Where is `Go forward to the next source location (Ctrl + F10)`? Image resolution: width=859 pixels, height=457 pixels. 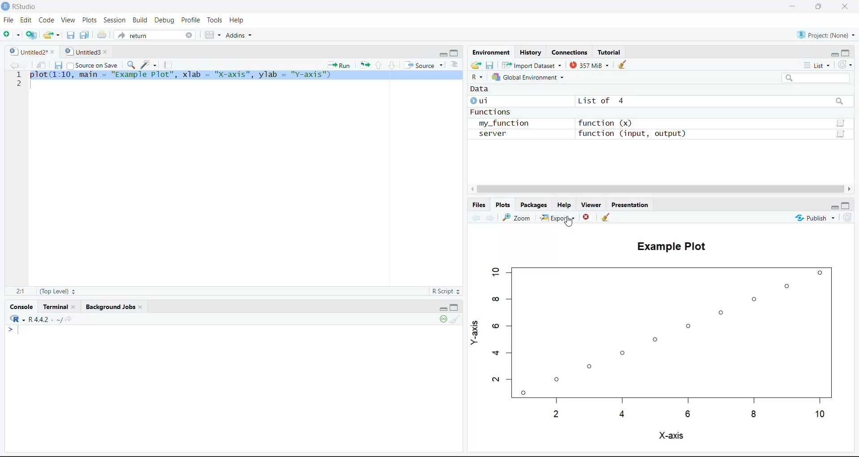
Go forward to the next source location (Ctrl + F10) is located at coordinates (26, 63).